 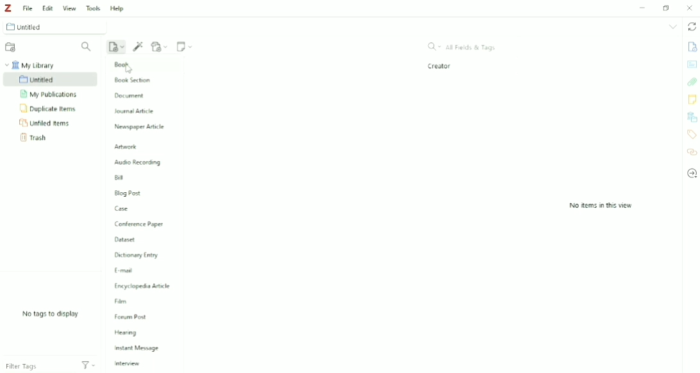 I want to click on Book Section, so click(x=132, y=81).